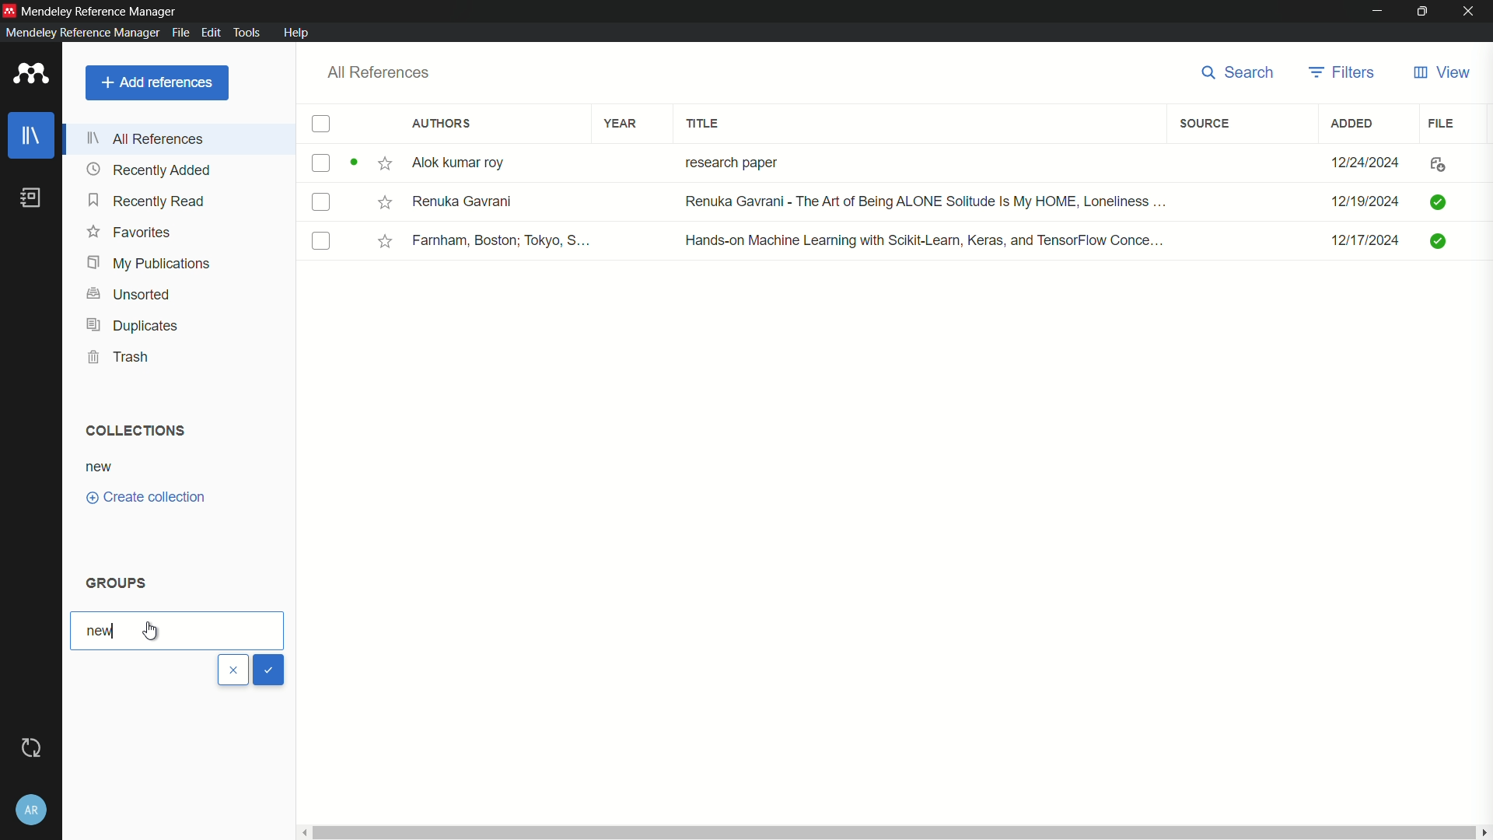 Image resolution: width=1493 pixels, height=840 pixels. I want to click on Famhan, Boston, so click(503, 243).